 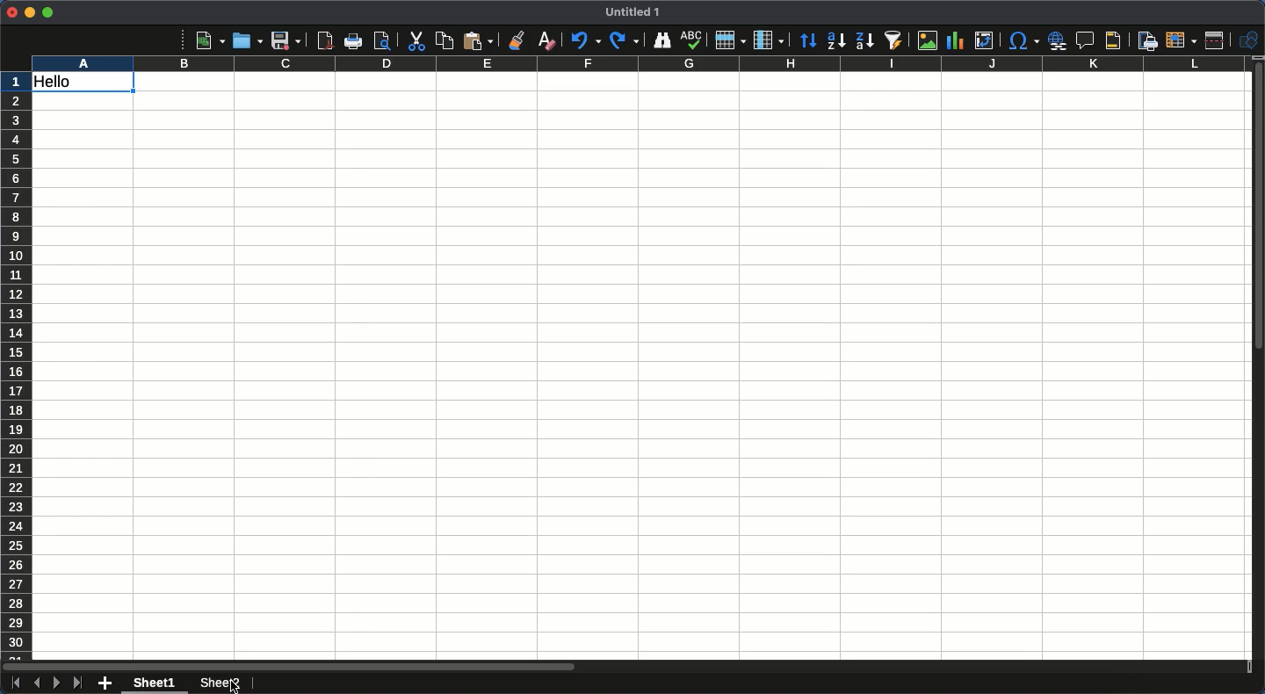 What do you see at coordinates (210, 40) in the screenshot?
I see `New` at bounding box center [210, 40].